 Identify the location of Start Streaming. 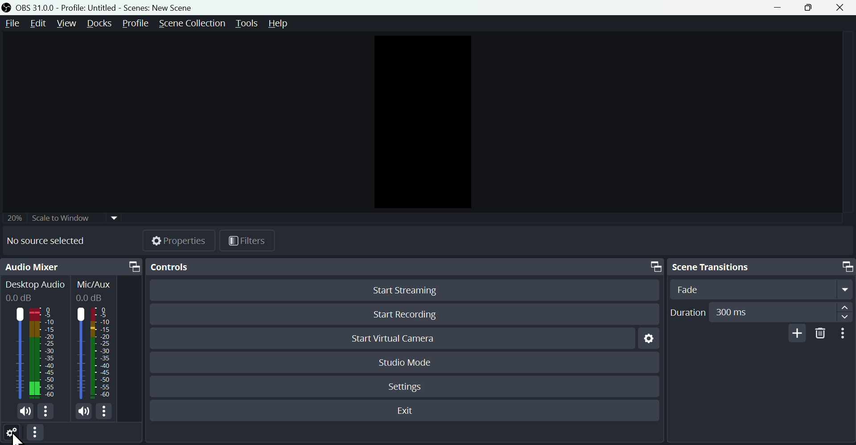
(405, 288).